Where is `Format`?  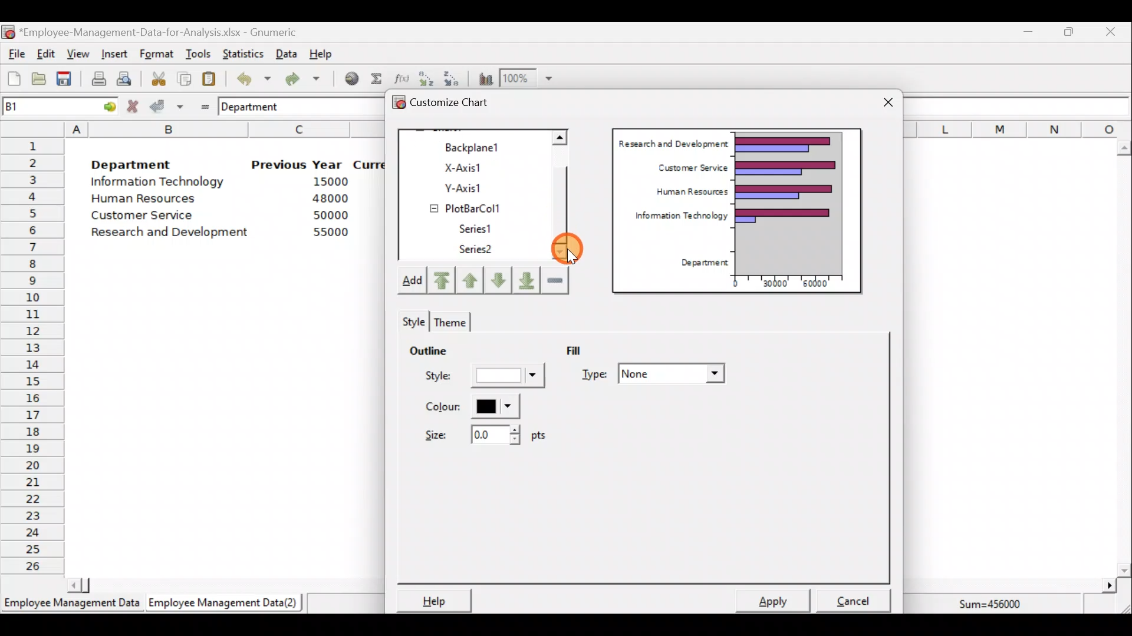 Format is located at coordinates (156, 55).